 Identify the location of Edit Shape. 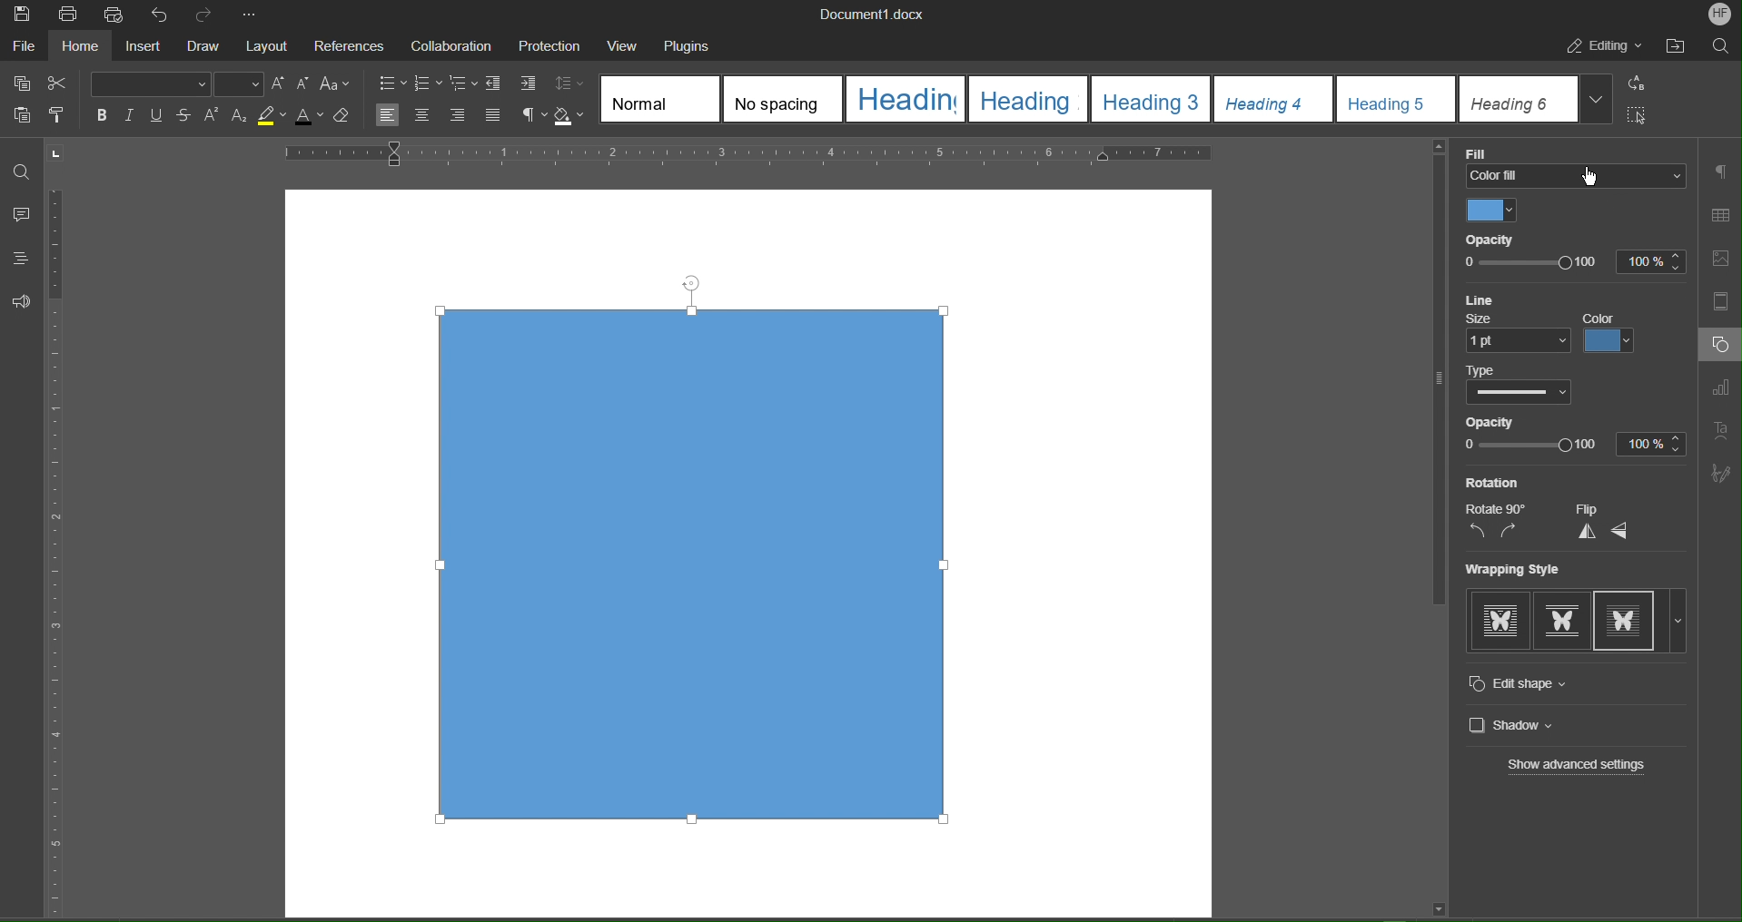
(1529, 684).